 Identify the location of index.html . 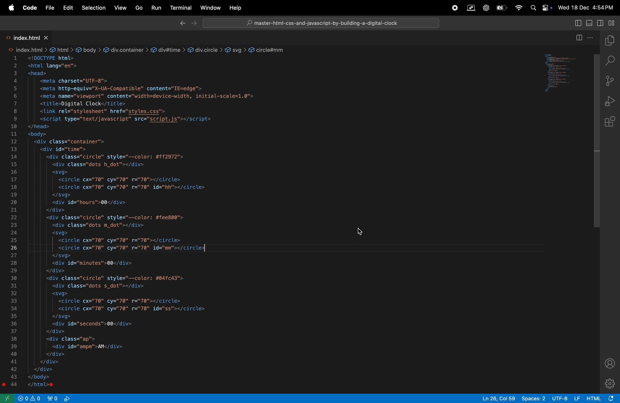
(40, 38).